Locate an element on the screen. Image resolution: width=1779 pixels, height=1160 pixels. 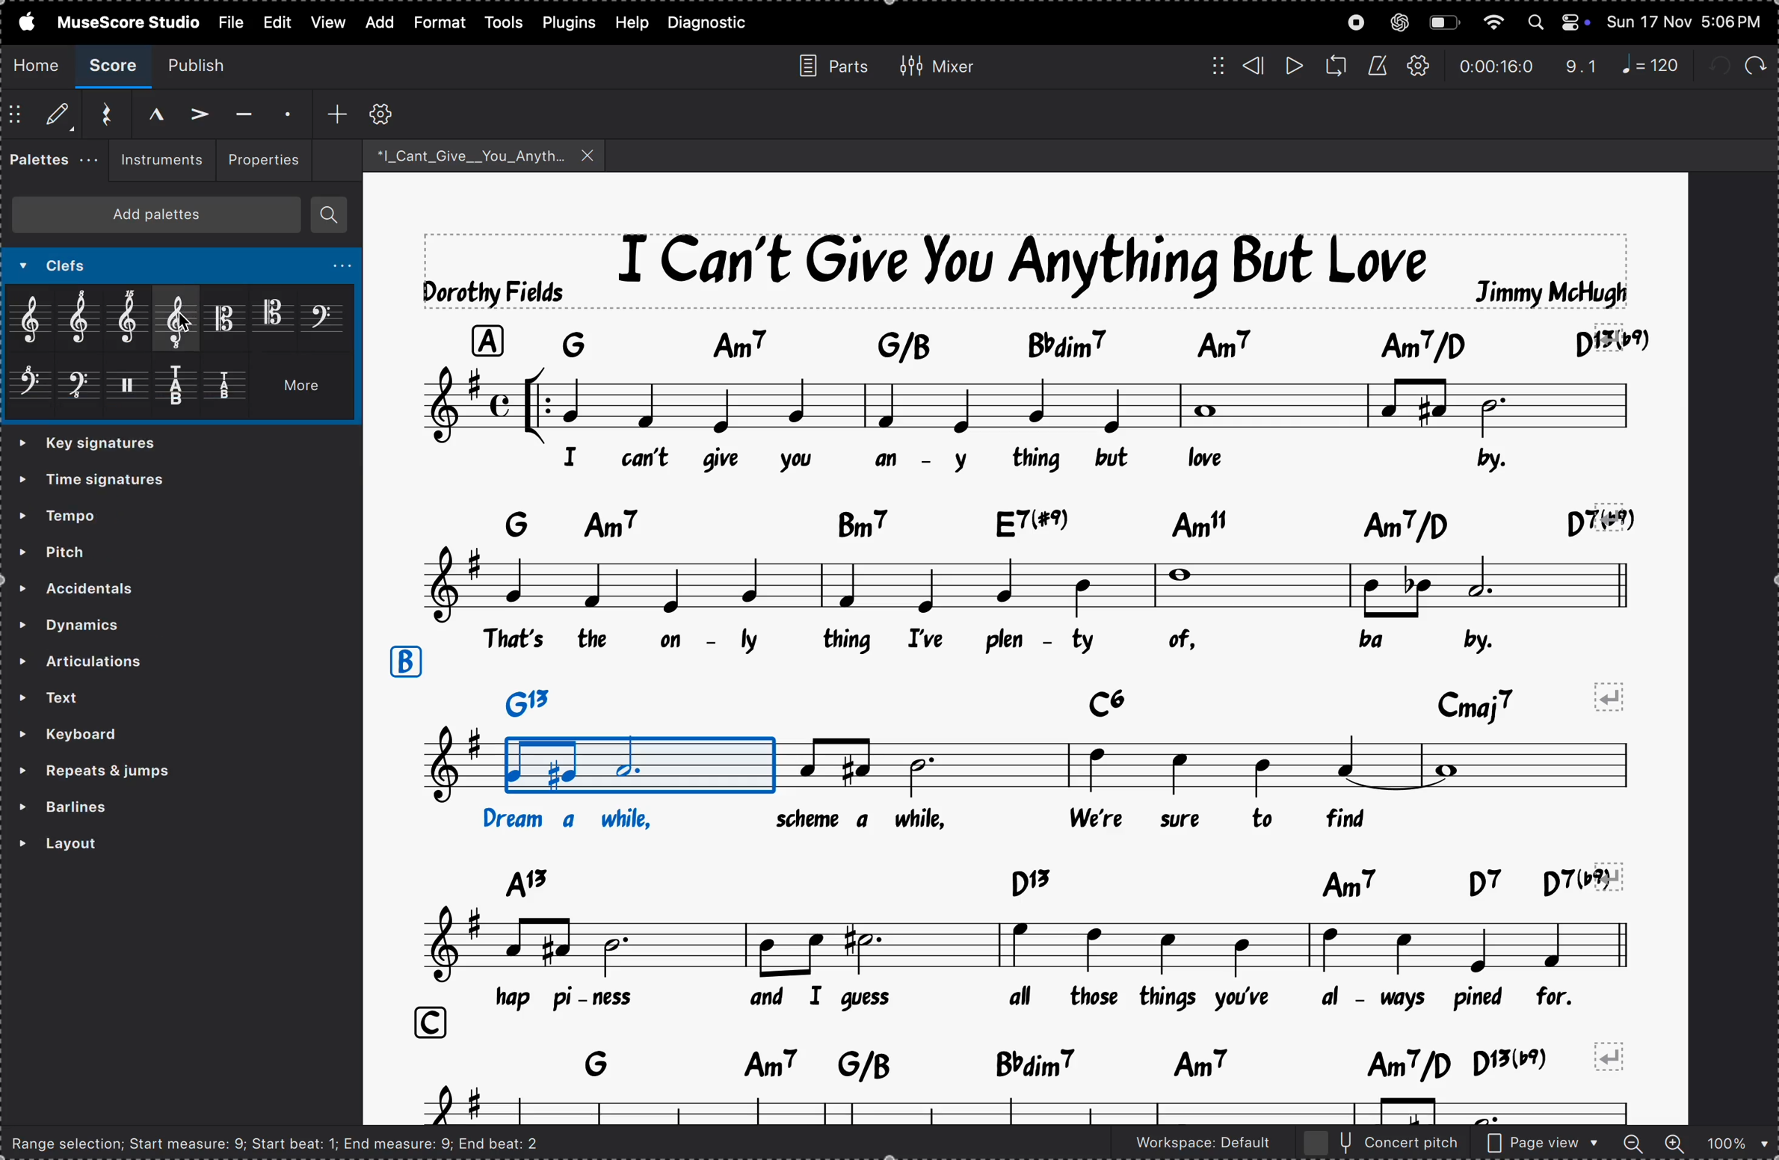
trble clef 15ma alta is located at coordinates (134, 321).